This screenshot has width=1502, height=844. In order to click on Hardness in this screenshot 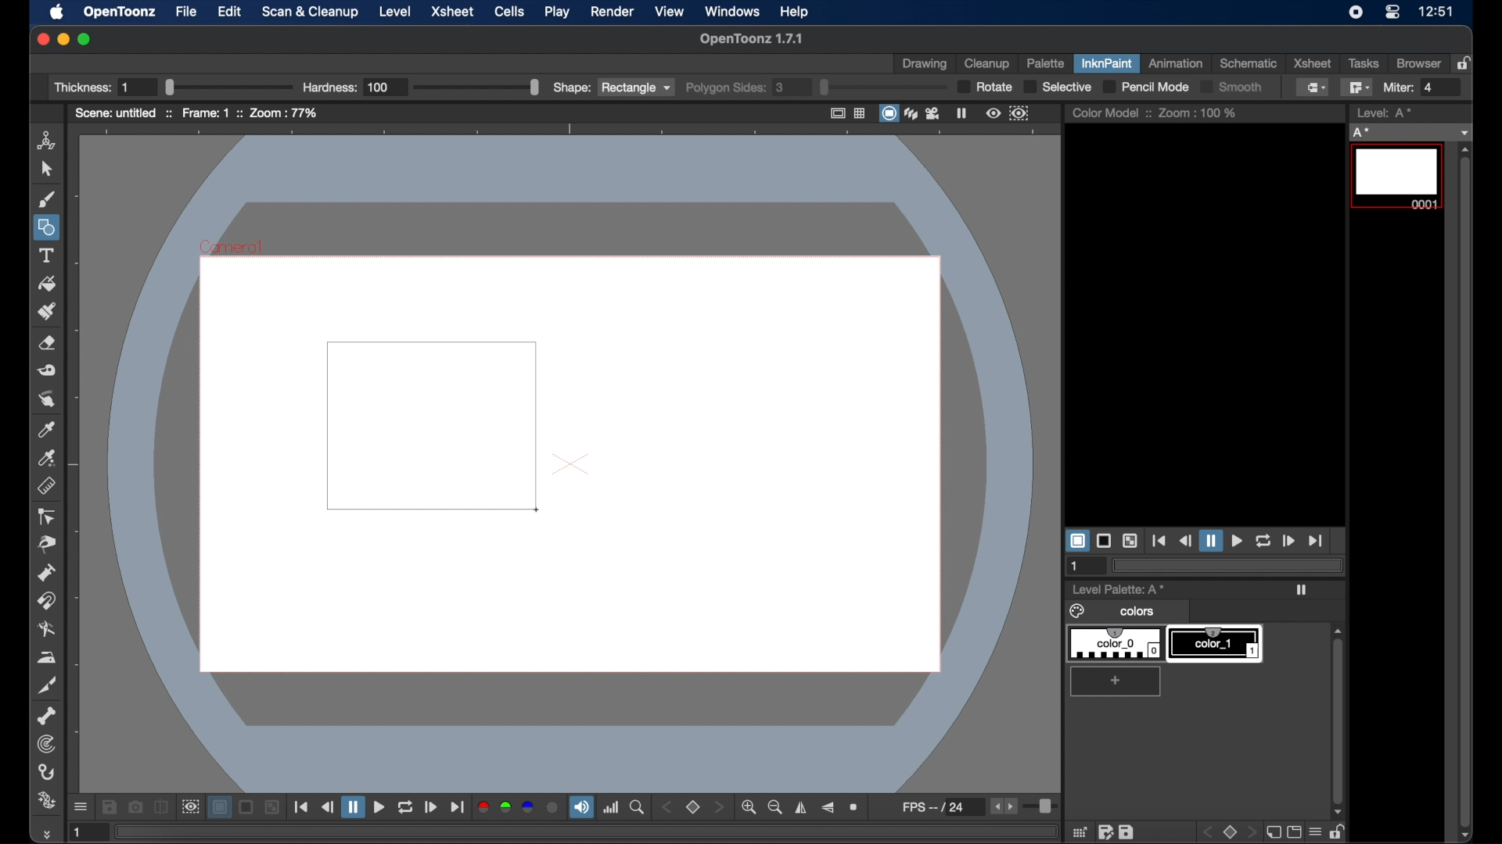, I will do `click(420, 87)`.